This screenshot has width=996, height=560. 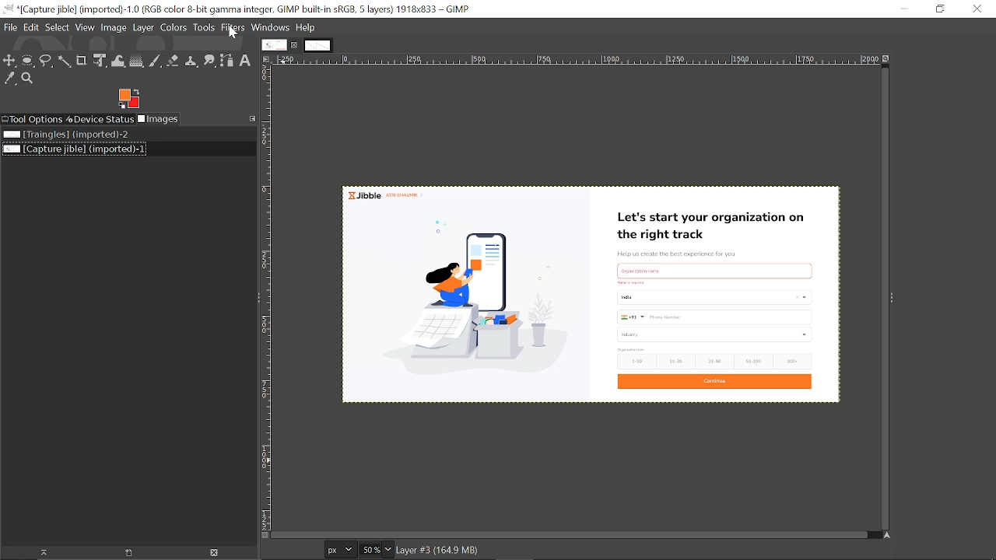 I want to click on Current image, so click(x=465, y=303).